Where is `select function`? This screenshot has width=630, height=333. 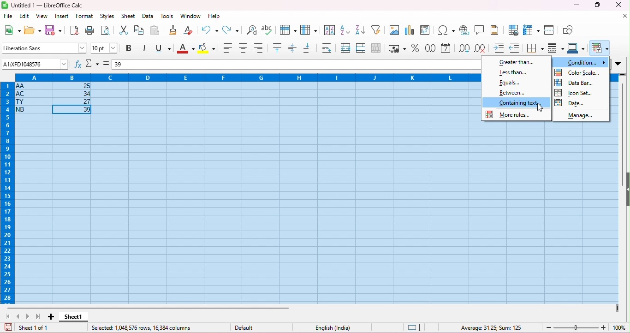 select function is located at coordinates (92, 63).